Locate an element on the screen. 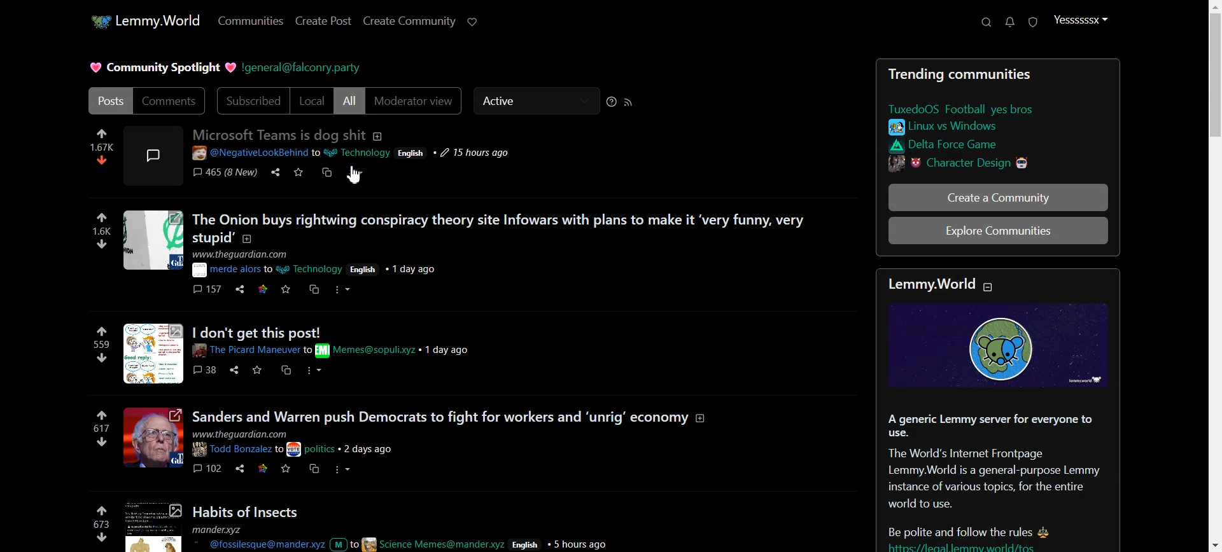  numbers is located at coordinates (102, 231).